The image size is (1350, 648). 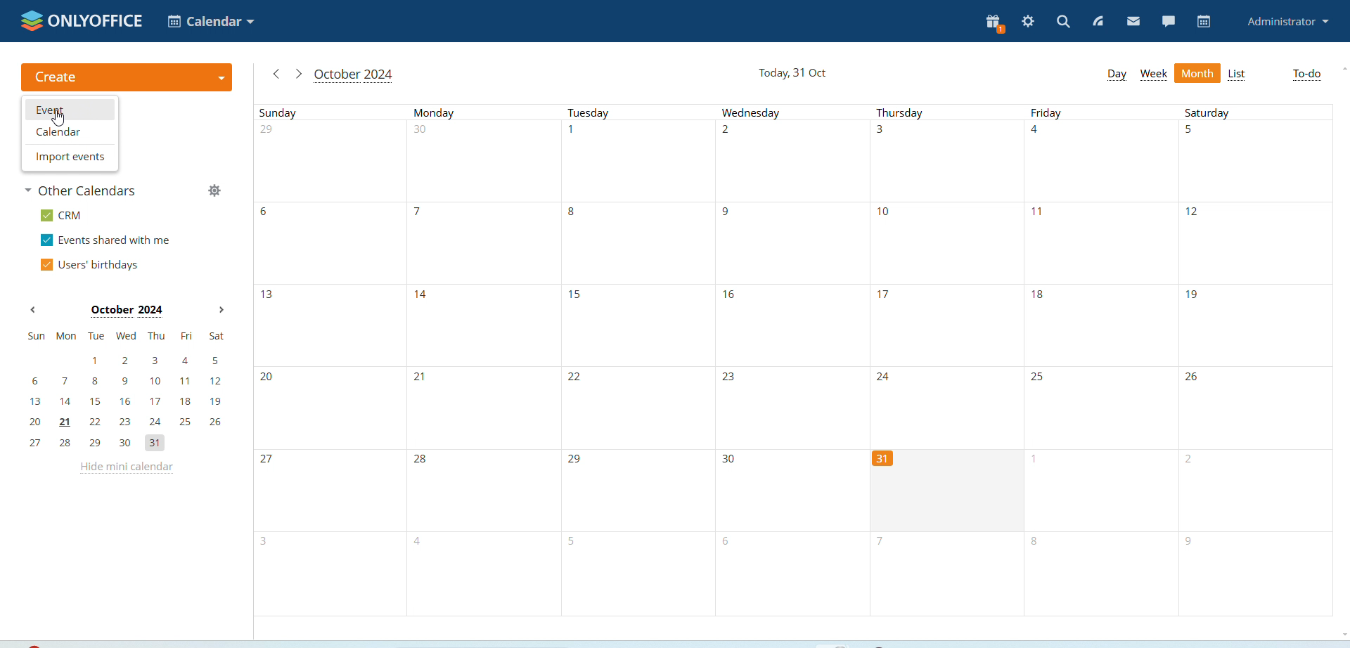 What do you see at coordinates (1347, 635) in the screenshot?
I see `scroll down` at bounding box center [1347, 635].